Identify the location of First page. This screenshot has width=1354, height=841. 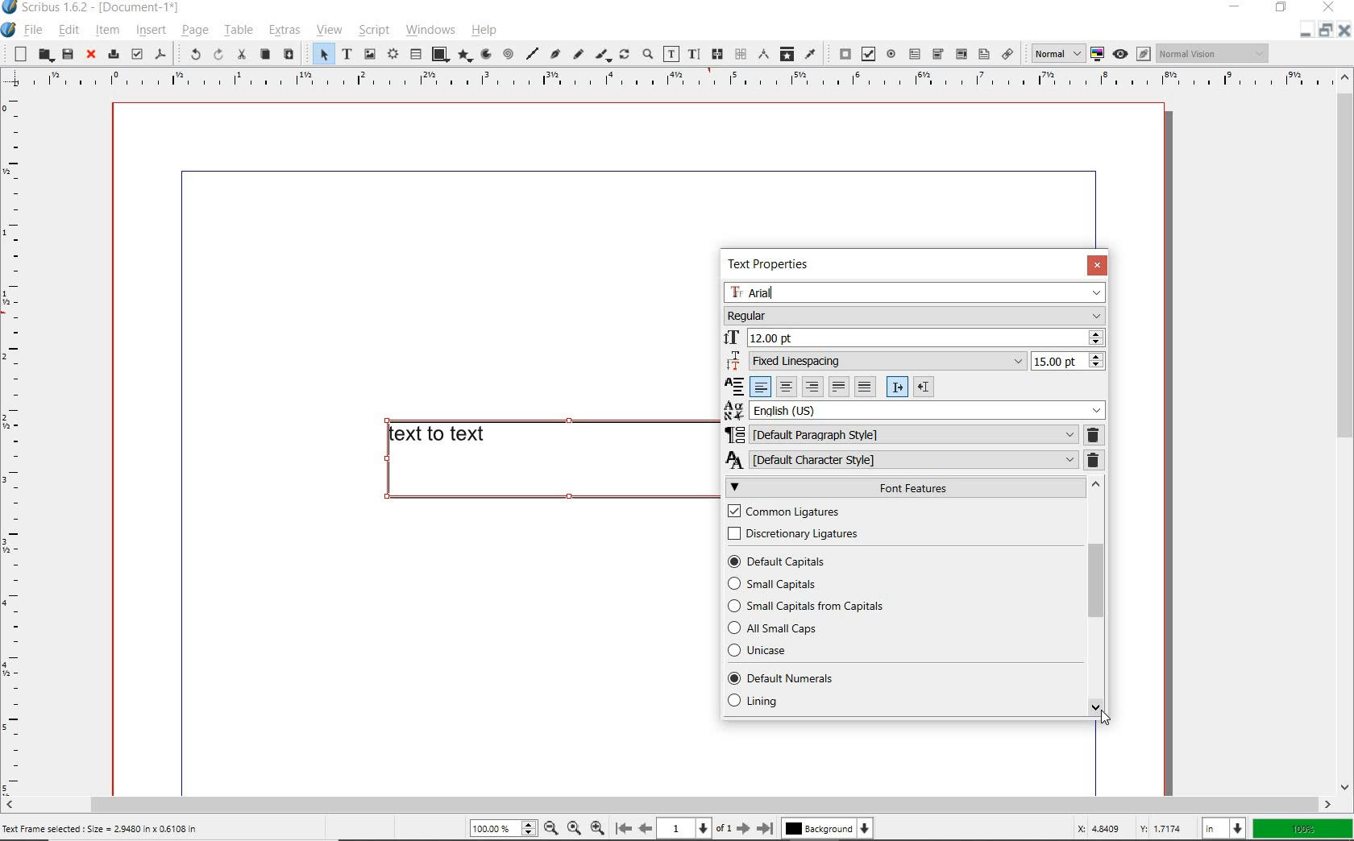
(622, 829).